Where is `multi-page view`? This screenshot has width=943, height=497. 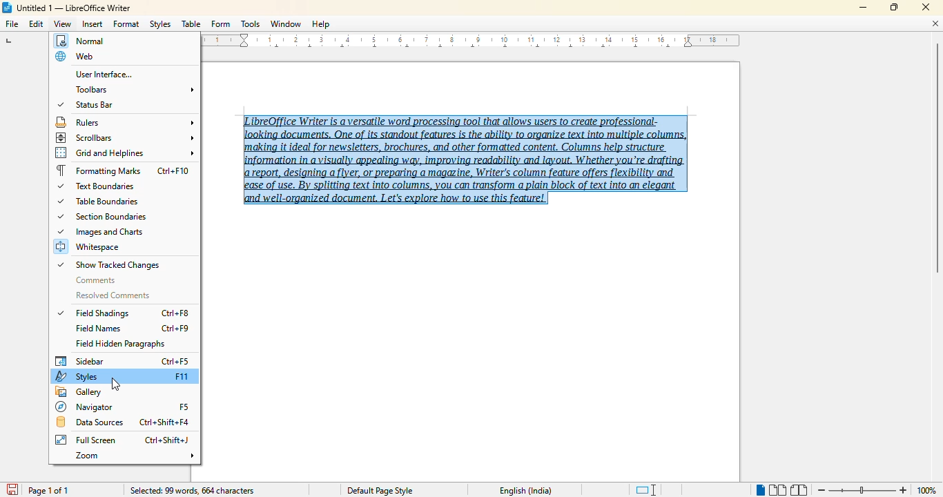 multi-page view is located at coordinates (777, 489).